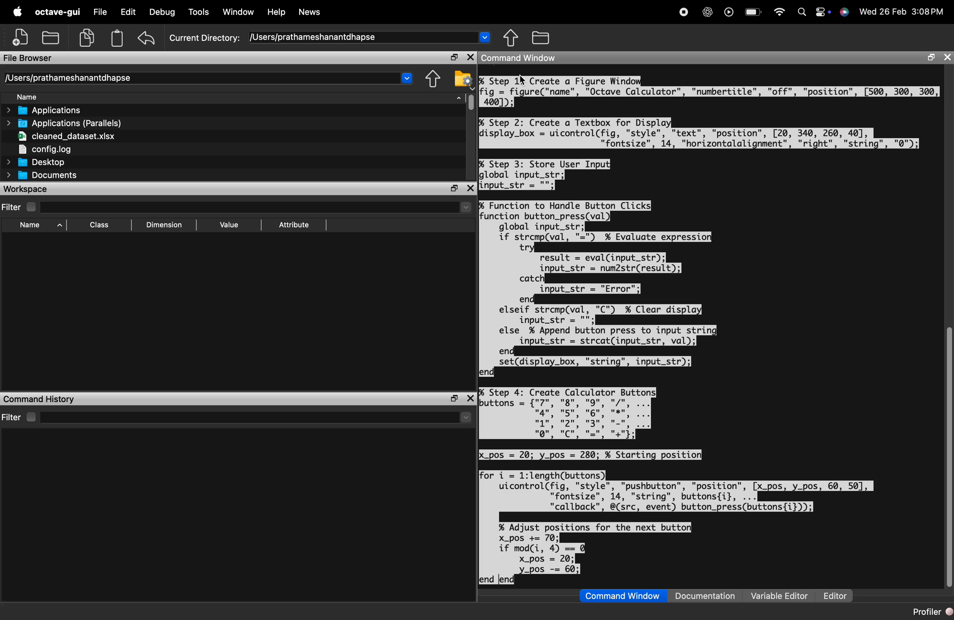 Image resolution: width=954 pixels, height=620 pixels. Describe the element at coordinates (162, 12) in the screenshot. I see `Debug` at that location.